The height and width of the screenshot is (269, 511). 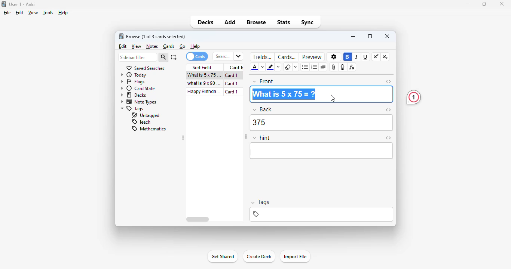 I want to click on What is 5 x 75=?, so click(x=283, y=94).